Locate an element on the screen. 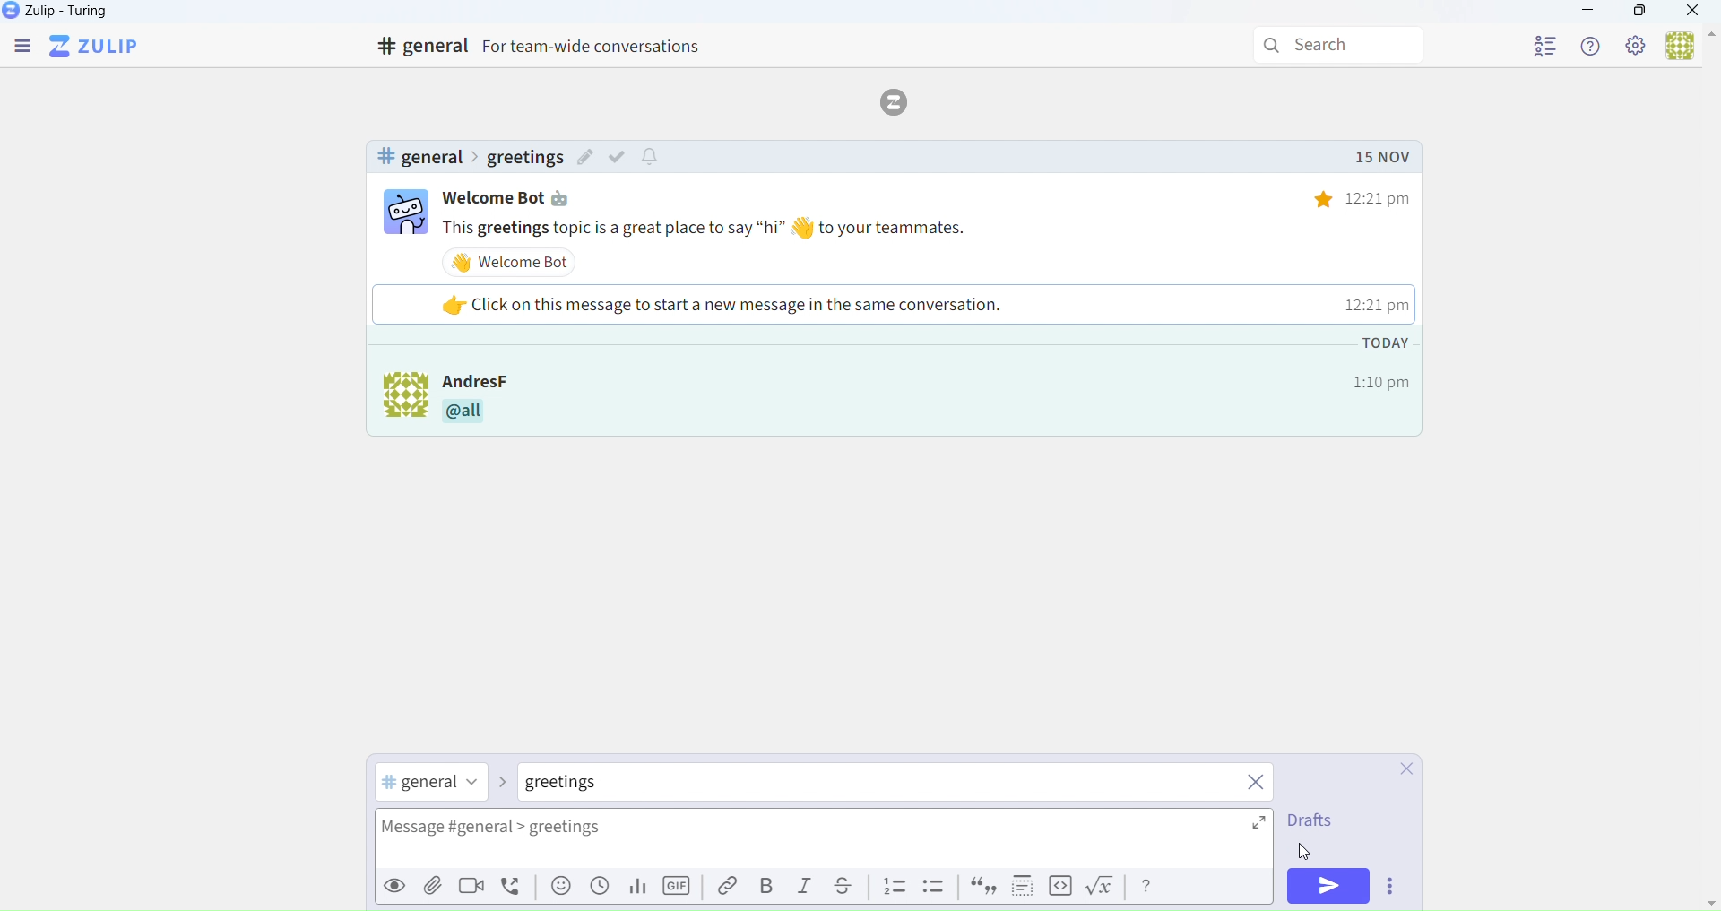 Image resolution: width=1721 pixels, height=911 pixels. Menu Bar is located at coordinates (21, 48).